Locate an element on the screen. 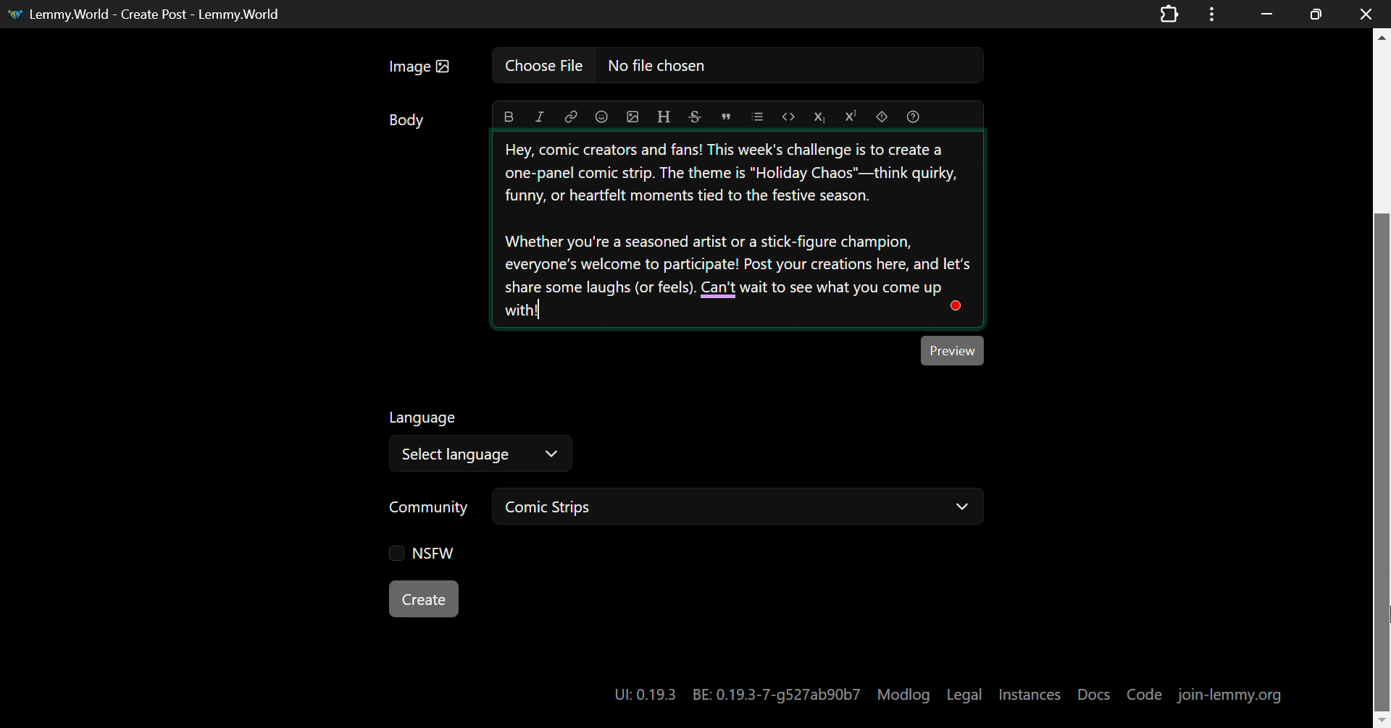  Options Menu is located at coordinates (1209, 13).